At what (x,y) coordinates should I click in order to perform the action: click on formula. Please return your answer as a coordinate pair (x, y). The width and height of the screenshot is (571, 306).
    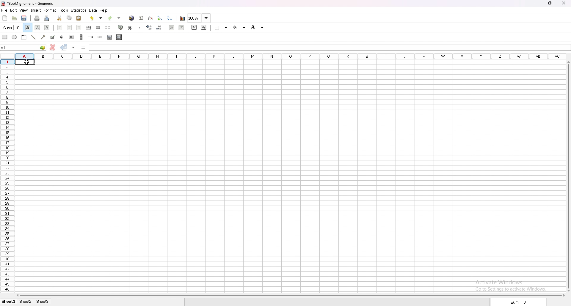
    Looking at the image, I should click on (84, 48).